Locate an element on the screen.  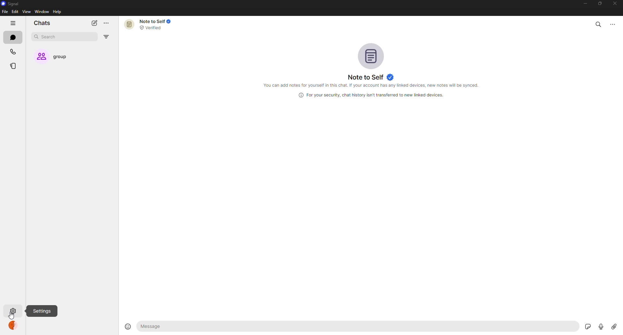
profile is located at coordinates (14, 327).